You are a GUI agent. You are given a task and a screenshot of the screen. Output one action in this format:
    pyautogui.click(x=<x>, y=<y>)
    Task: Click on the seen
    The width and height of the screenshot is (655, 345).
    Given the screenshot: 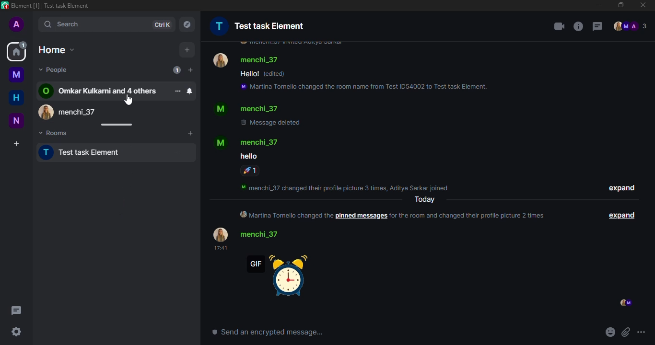 What is the action you would take?
    pyautogui.click(x=624, y=303)
    